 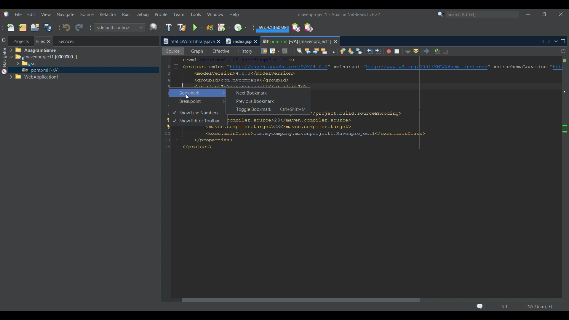 What do you see at coordinates (169, 27) in the screenshot?
I see `Build main project` at bounding box center [169, 27].